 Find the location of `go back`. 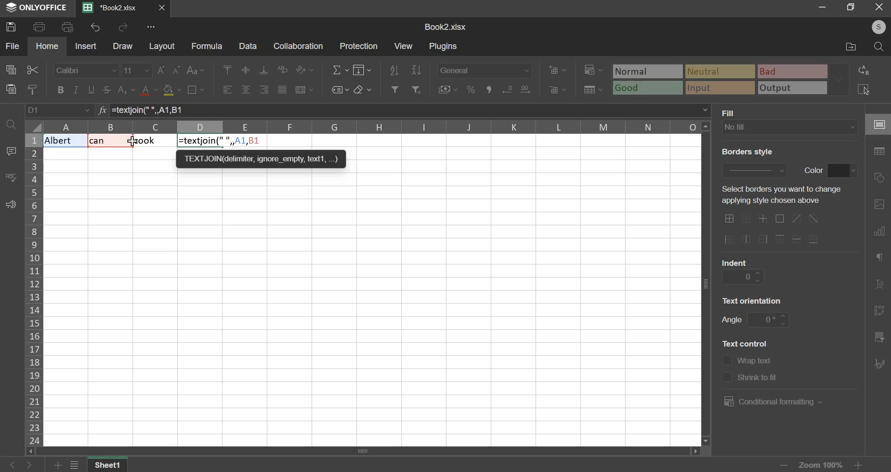

go back is located at coordinates (12, 465).